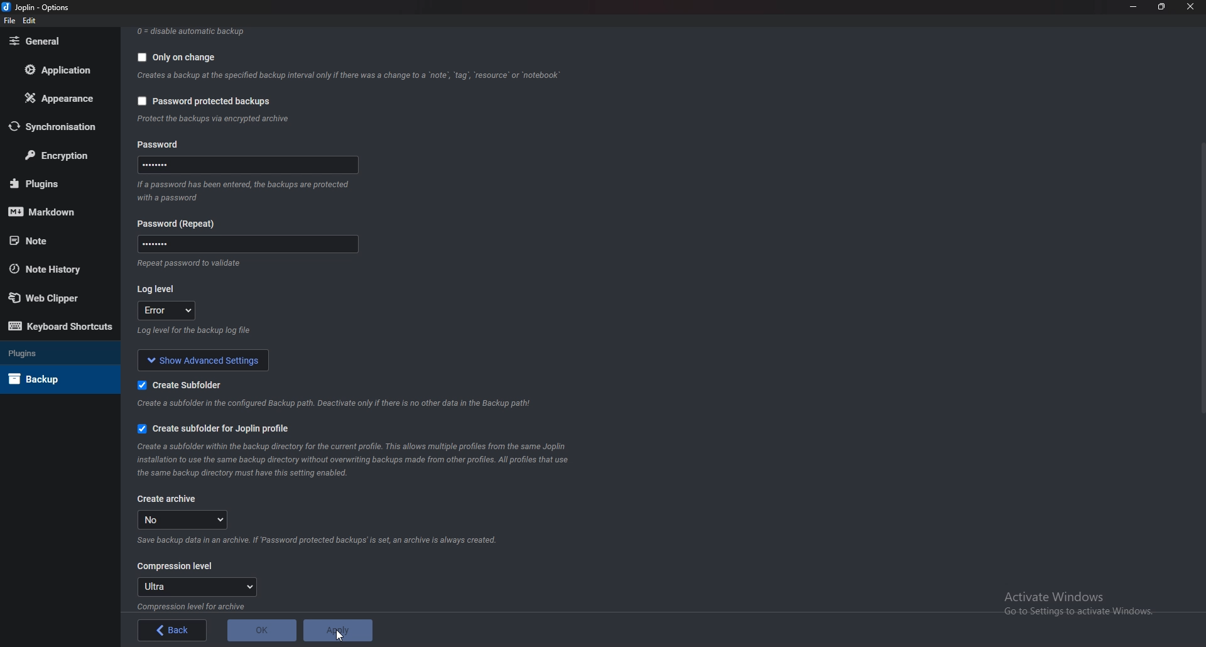 This screenshot has width=1206, height=647. I want to click on Keyboard shortcuts, so click(61, 328).